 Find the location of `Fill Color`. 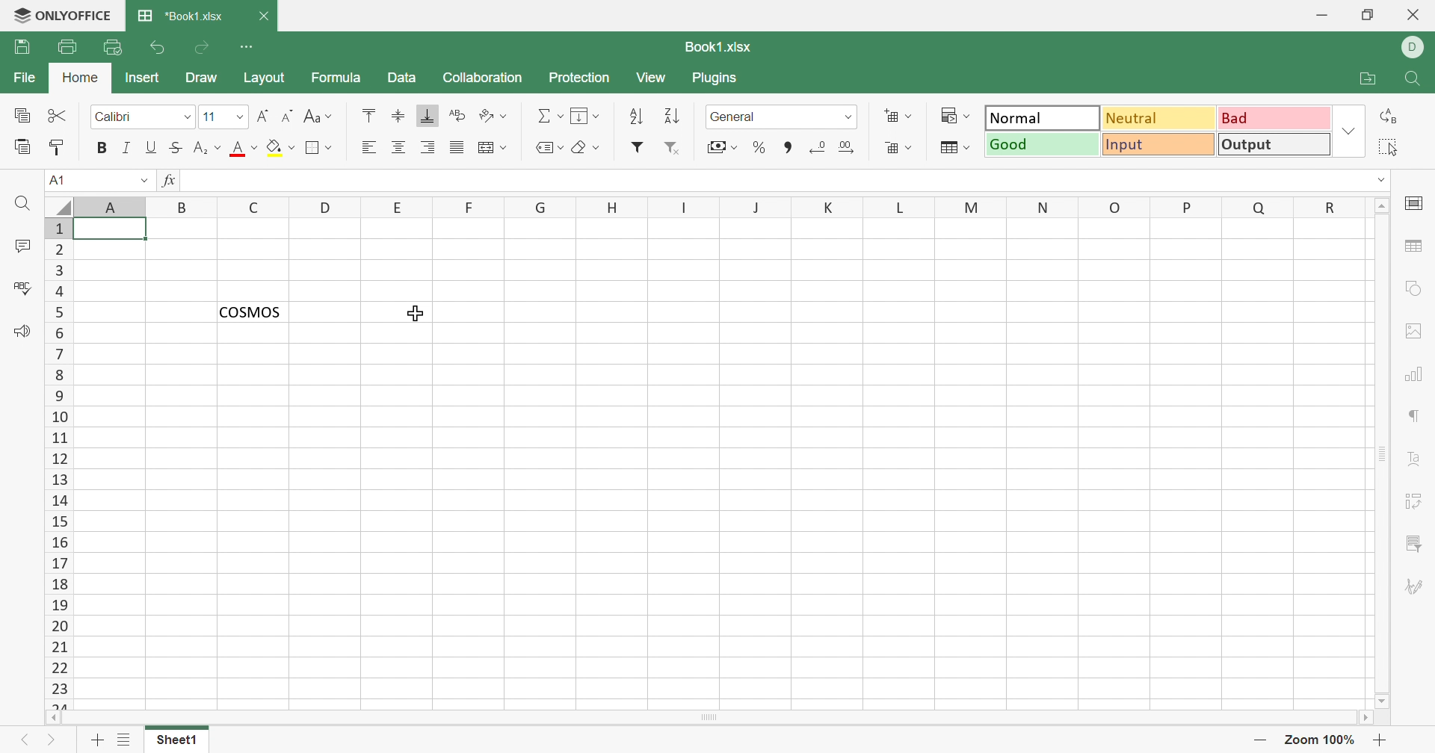

Fill Color is located at coordinates (280, 149).